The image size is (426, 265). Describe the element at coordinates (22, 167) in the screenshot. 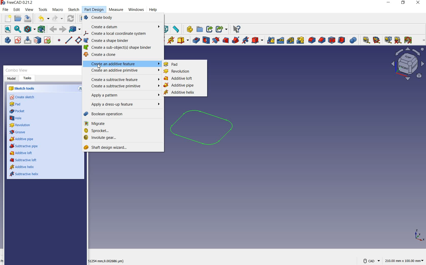

I see `additive helix` at that location.